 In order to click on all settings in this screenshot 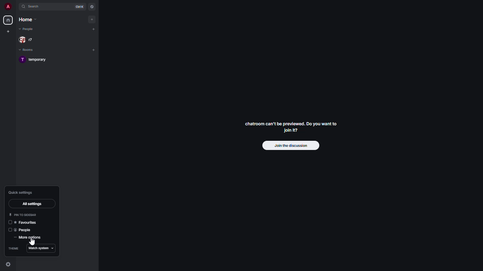, I will do `click(32, 203)`.